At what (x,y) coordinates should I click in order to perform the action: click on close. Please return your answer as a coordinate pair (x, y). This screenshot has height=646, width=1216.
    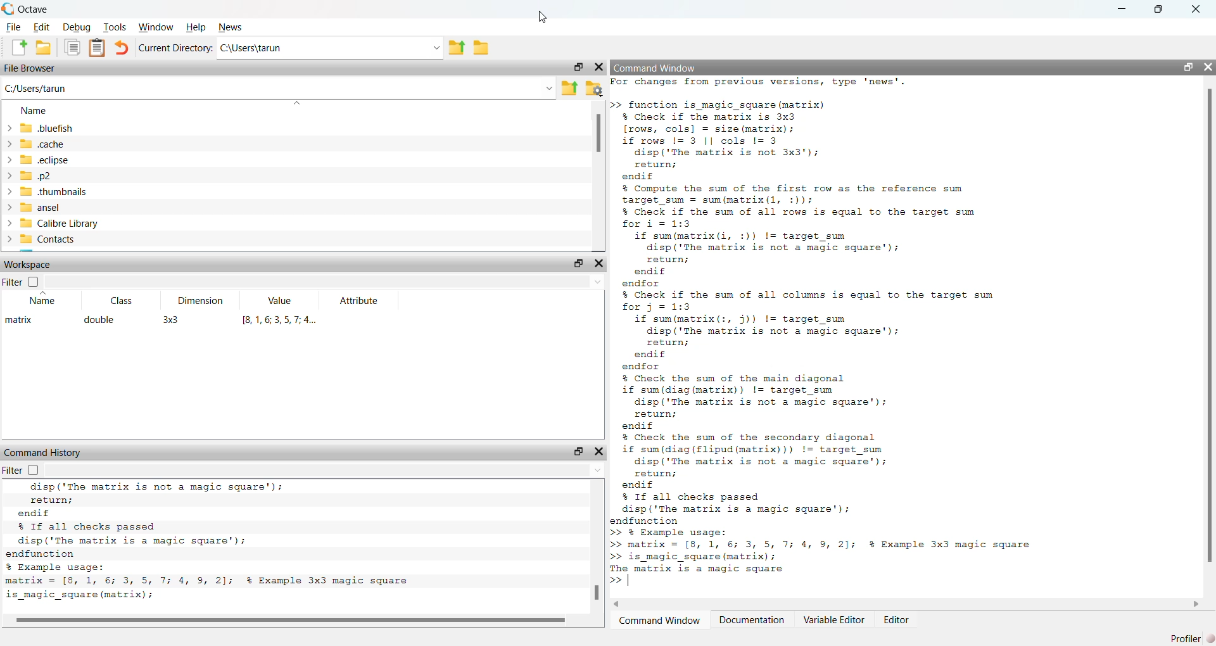
    Looking at the image, I should click on (598, 452).